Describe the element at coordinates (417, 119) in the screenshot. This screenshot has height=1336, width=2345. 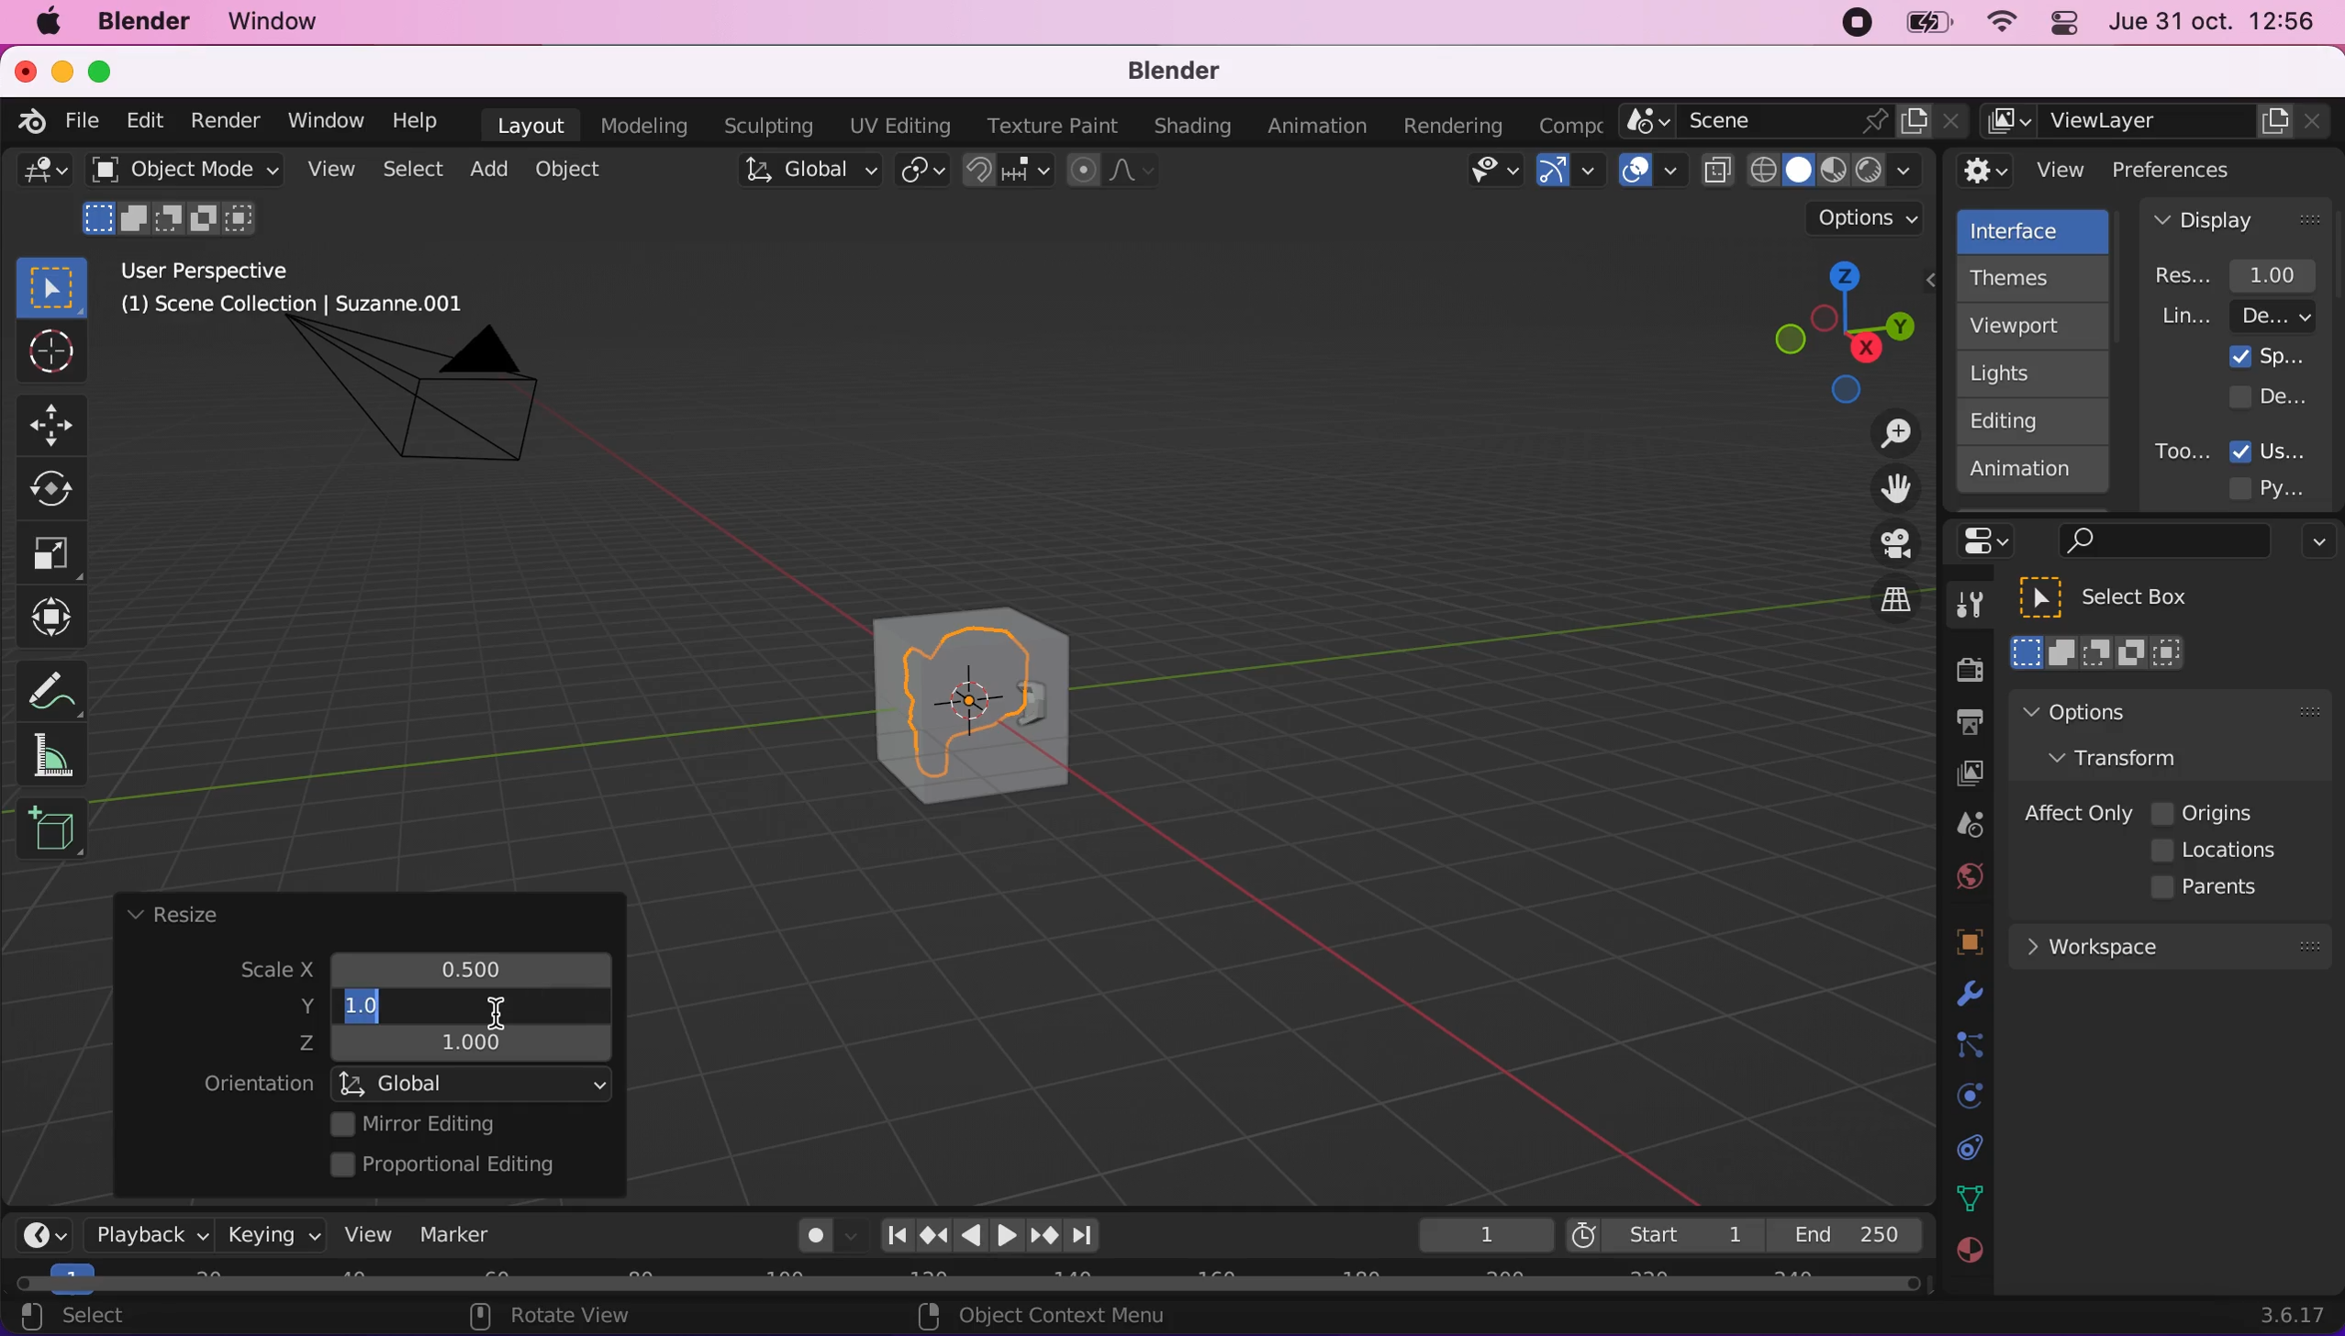
I see `help` at that location.